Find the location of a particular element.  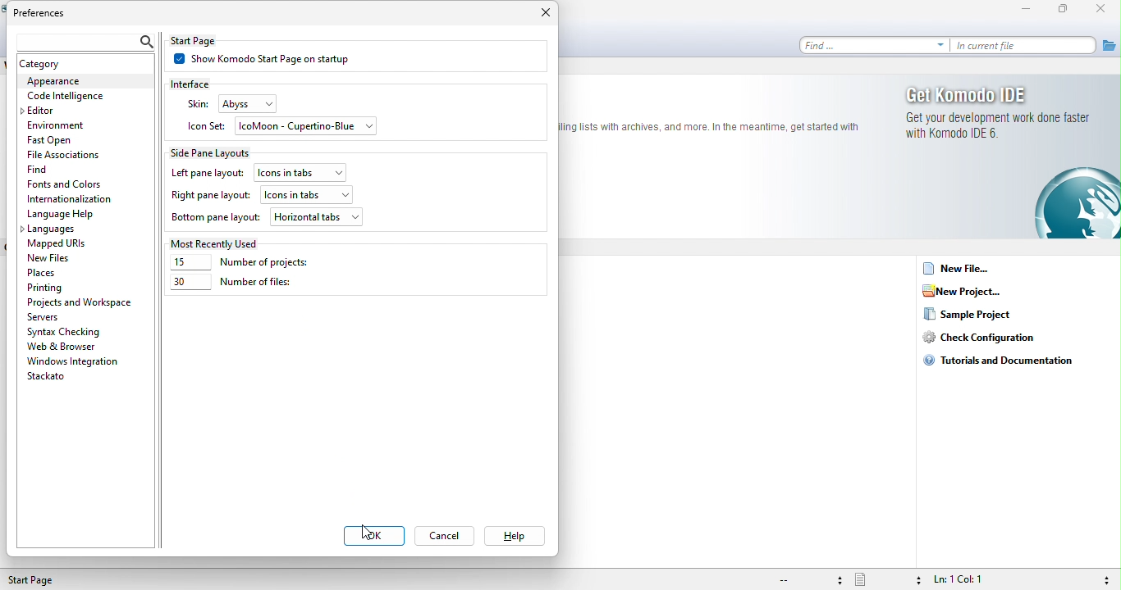

new project is located at coordinates (968, 292).